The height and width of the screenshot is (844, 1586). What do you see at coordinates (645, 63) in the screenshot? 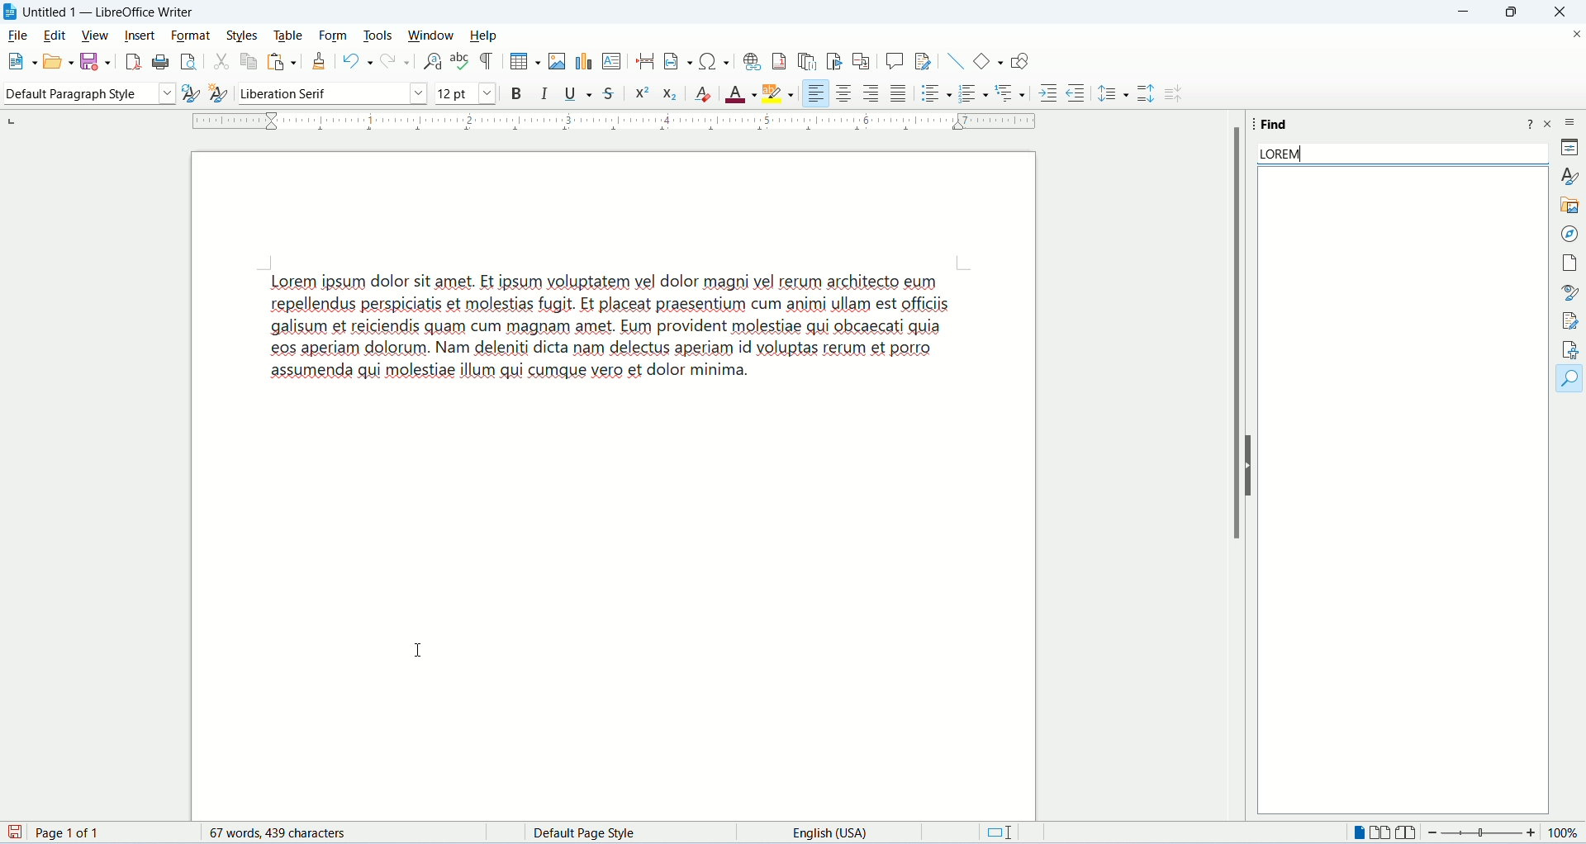
I see `insert page break` at bounding box center [645, 63].